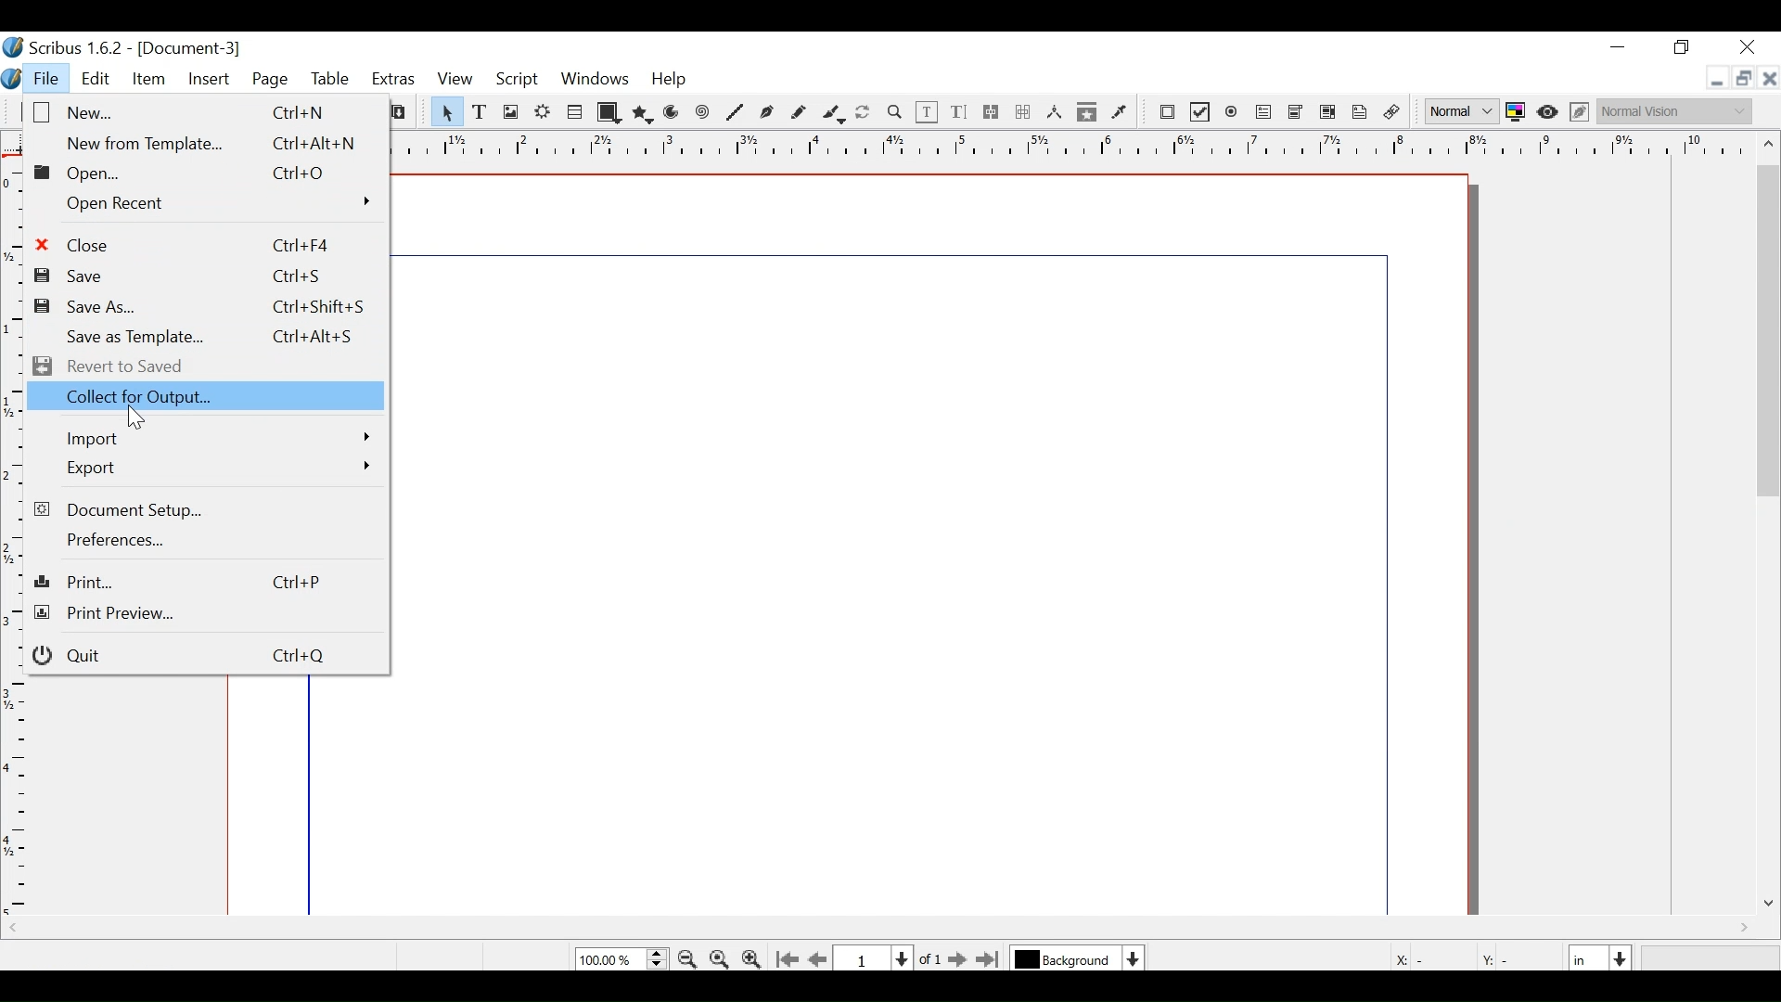 The image size is (1781, 1002). What do you see at coordinates (1621, 51) in the screenshot?
I see `minimize` at bounding box center [1621, 51].